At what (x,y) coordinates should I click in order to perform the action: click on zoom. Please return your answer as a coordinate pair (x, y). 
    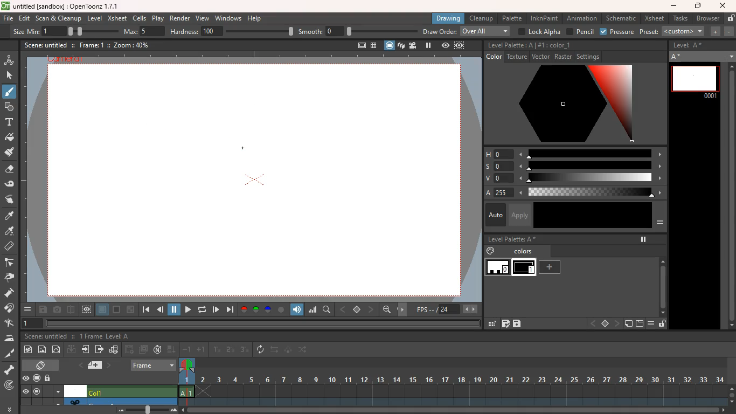
    Looking at the image, I should click on (455, 410).